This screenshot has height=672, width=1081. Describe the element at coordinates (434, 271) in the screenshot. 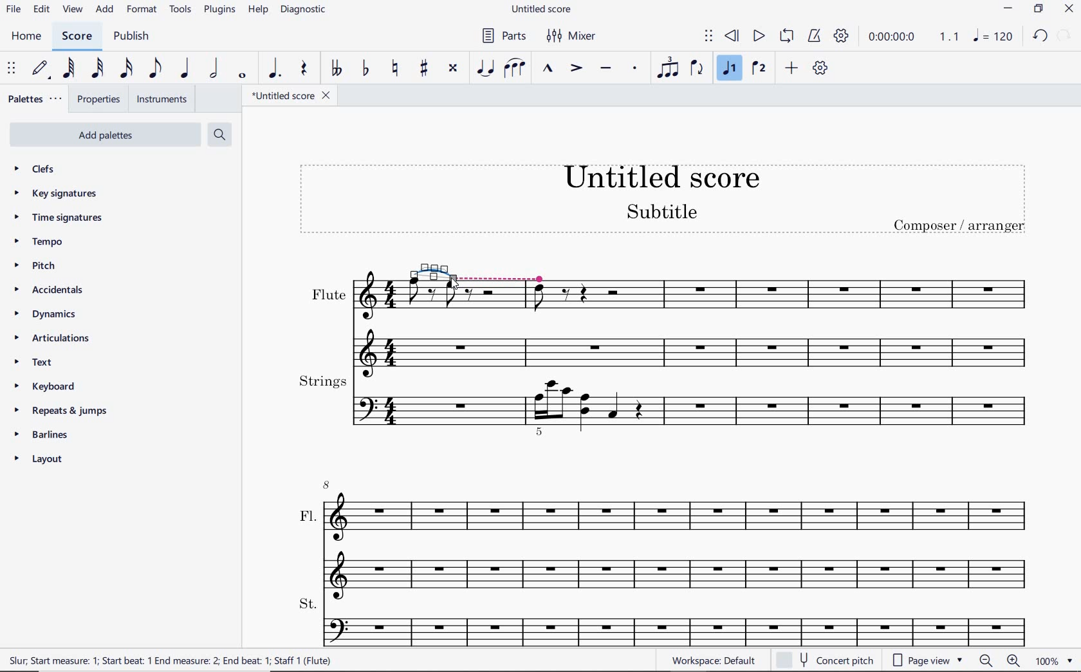

I see `TIE` at that location.